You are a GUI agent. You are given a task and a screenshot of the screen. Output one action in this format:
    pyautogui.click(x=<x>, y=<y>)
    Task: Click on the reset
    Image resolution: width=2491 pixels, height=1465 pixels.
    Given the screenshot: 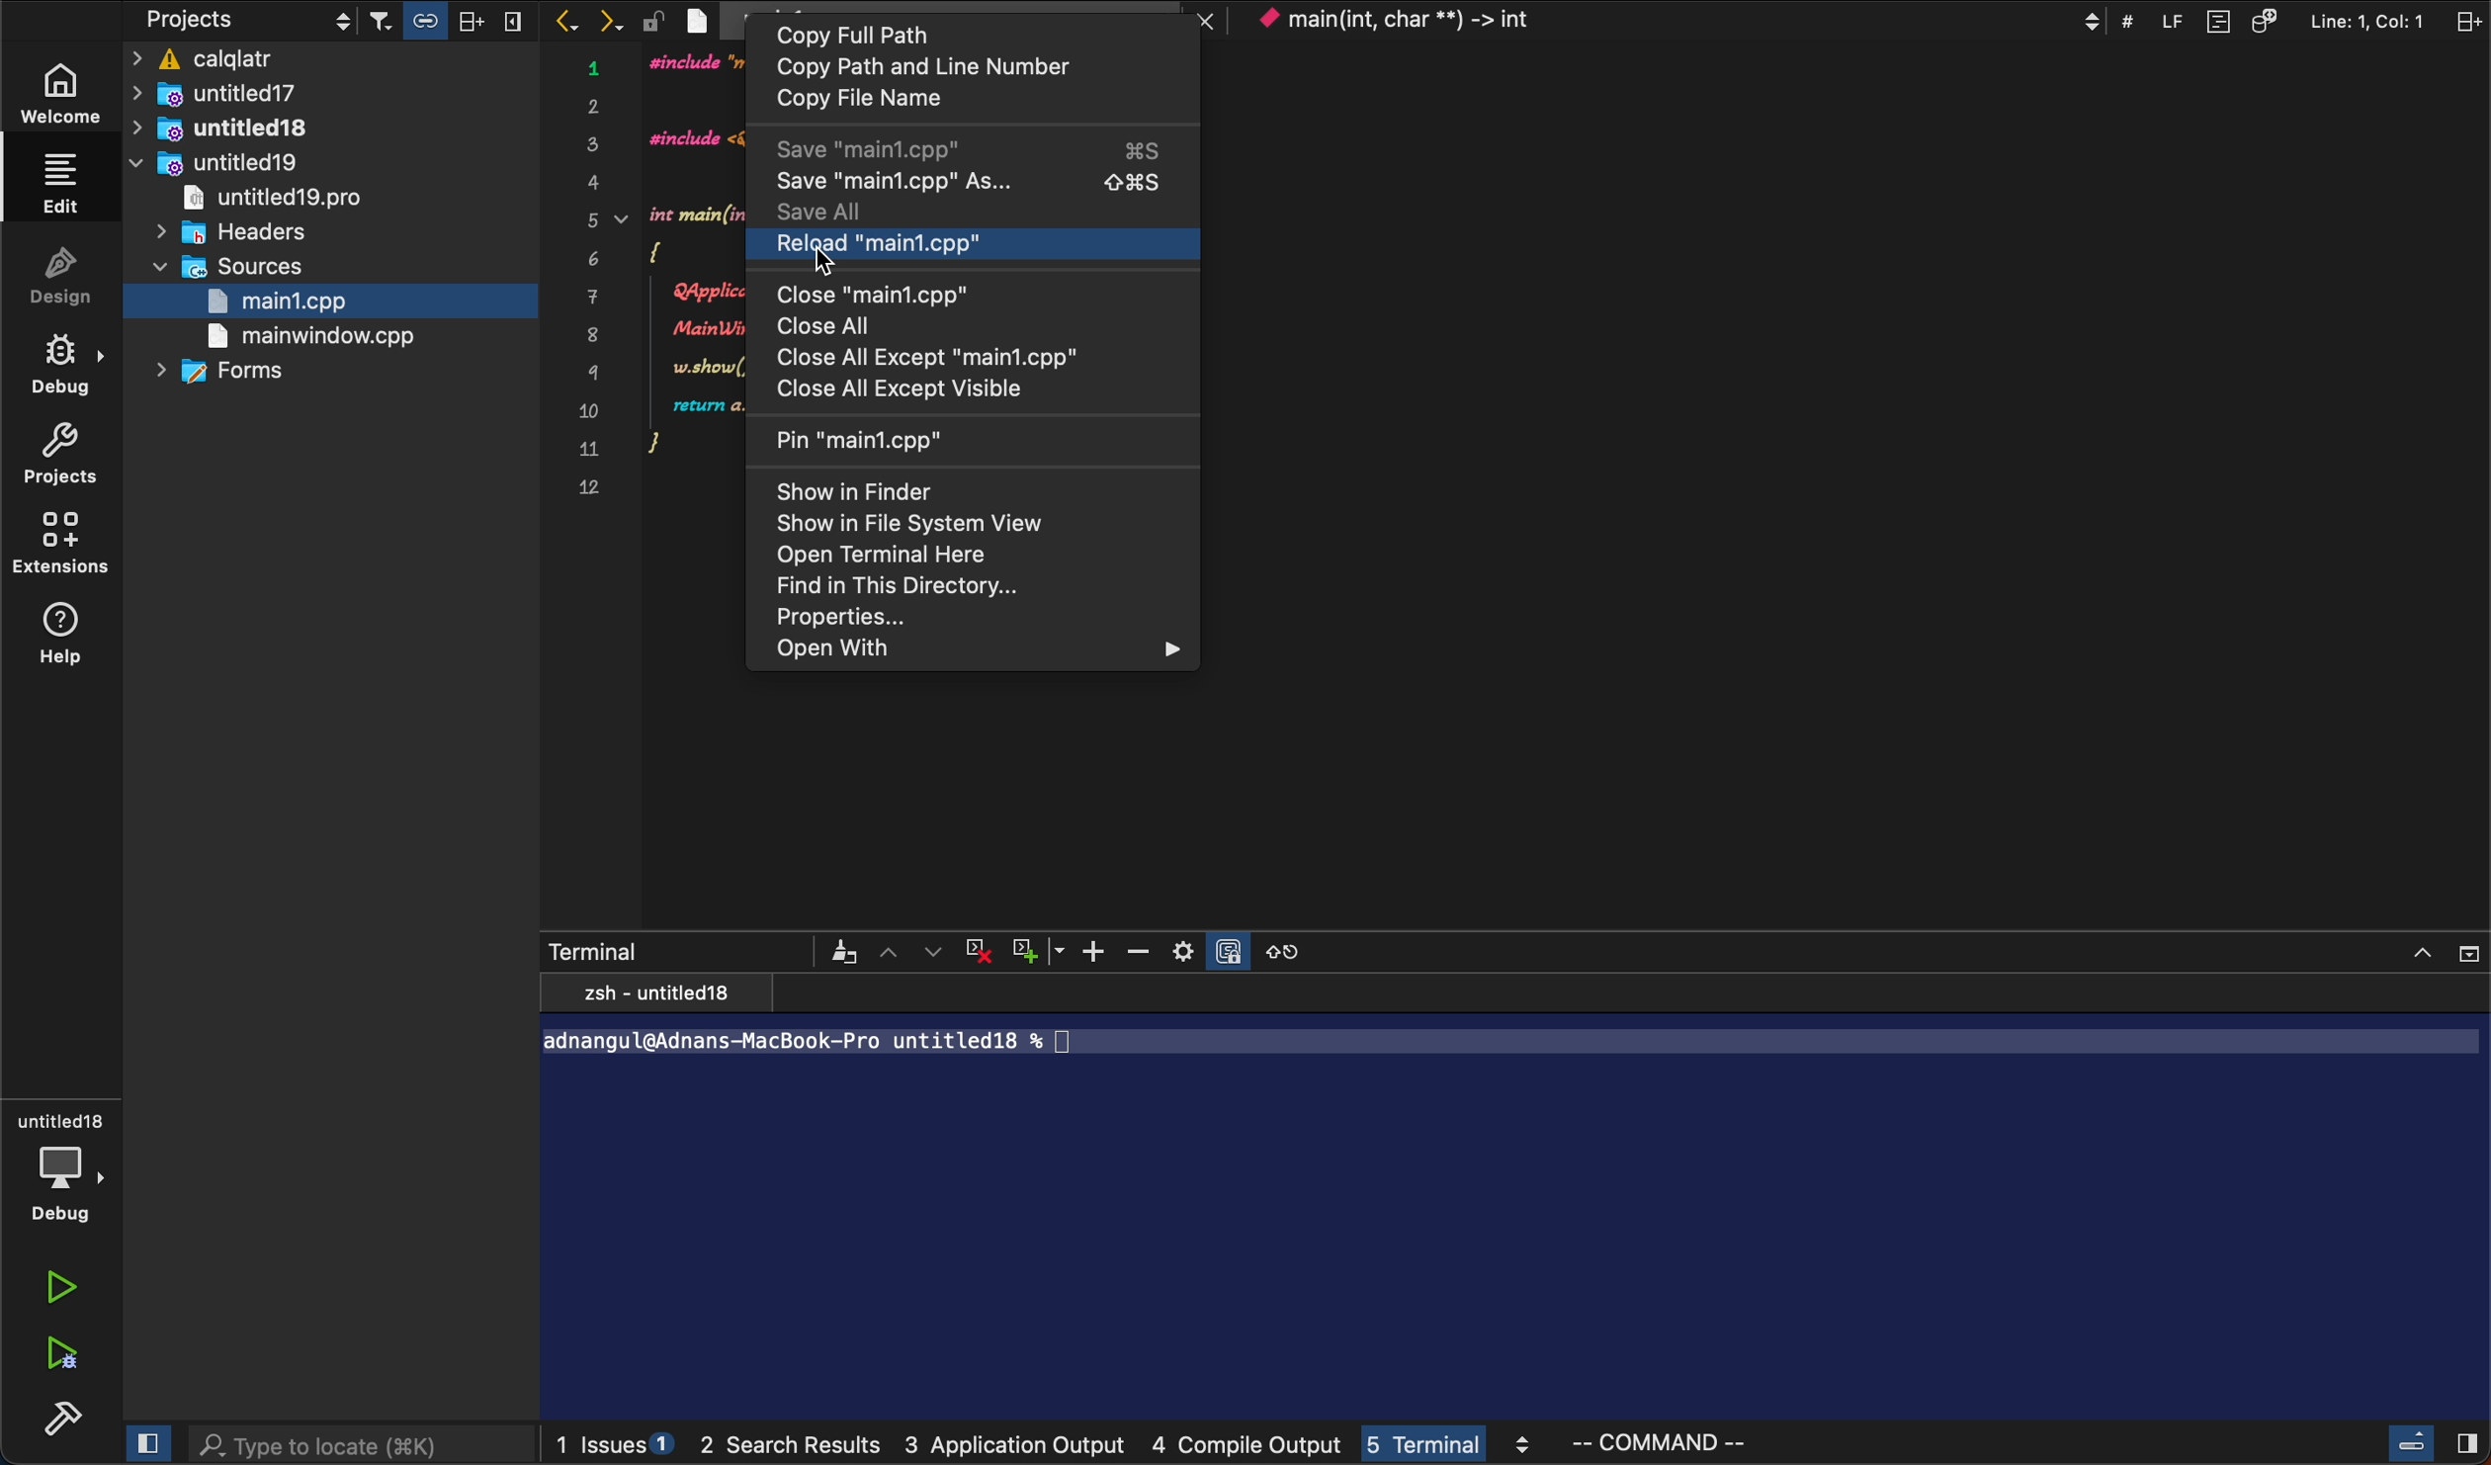 What is the action you would take?
    pyautogui.click(x=1304, y=950)
    